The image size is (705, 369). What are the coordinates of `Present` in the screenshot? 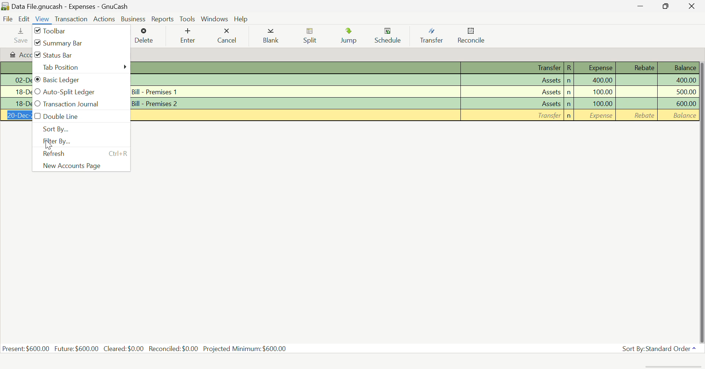 It's located at (26, 349).